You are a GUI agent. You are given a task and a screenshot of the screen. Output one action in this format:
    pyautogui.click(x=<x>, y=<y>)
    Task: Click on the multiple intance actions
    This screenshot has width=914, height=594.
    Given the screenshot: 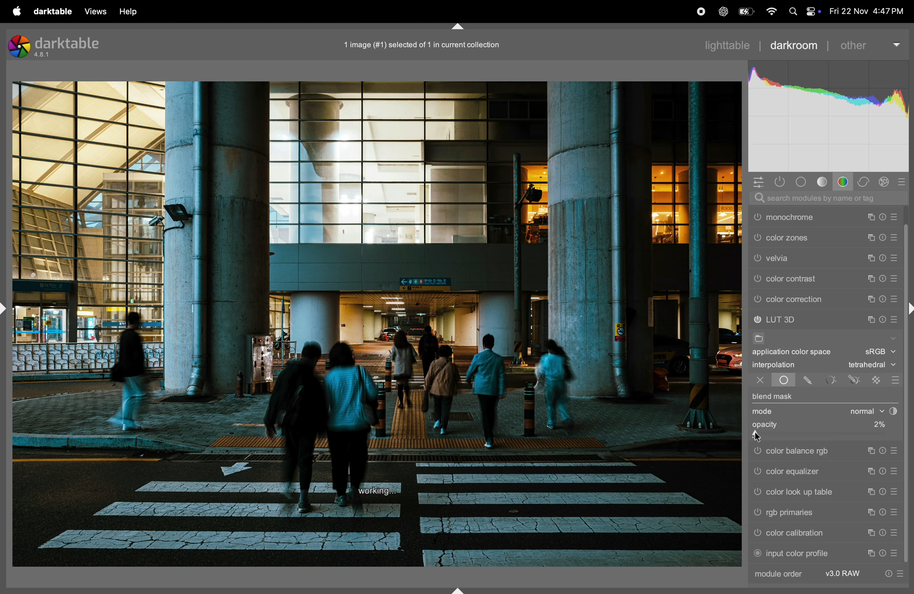 What is the action you would take?
    pyautogui.click(x=868, y=215)
    